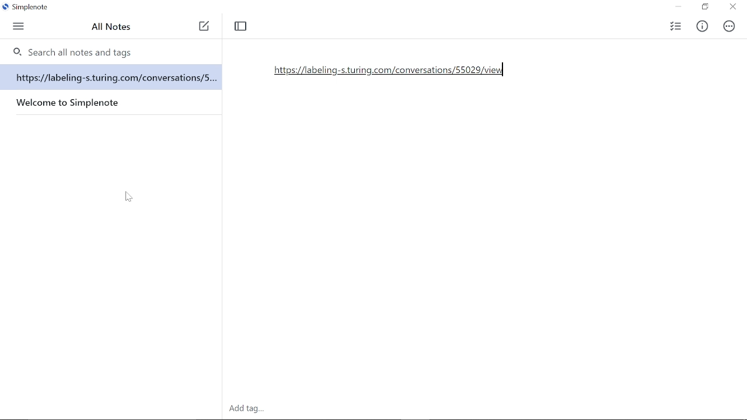 The image size is (747, 420). What do you see at coordinates (80, 103) in the screenshot?
I see `Welcome to Simplenote` at bounding box center [80, 103].